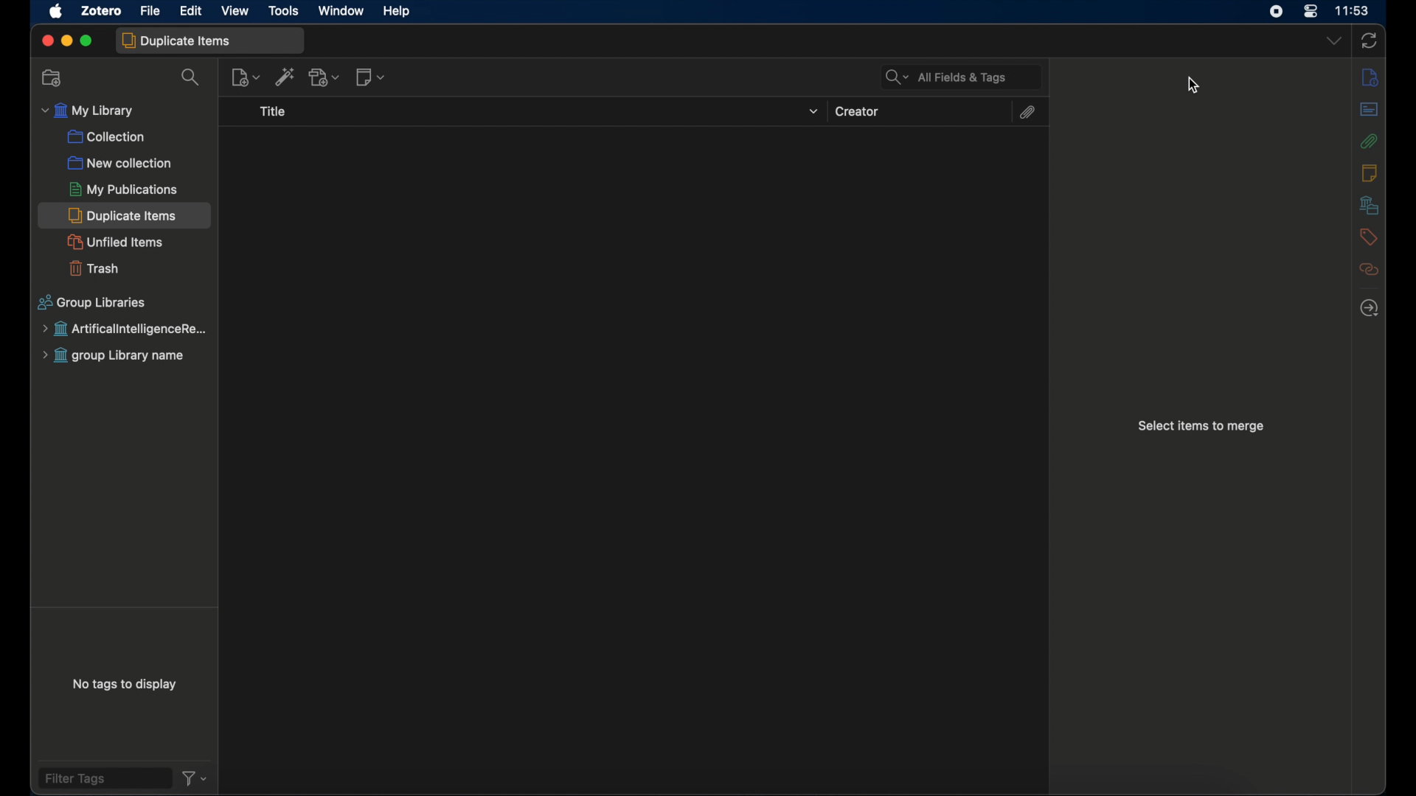  What do you see at coordinates (398, 12) in the screenshot?
I see `help` at bounding box center [398, 12].